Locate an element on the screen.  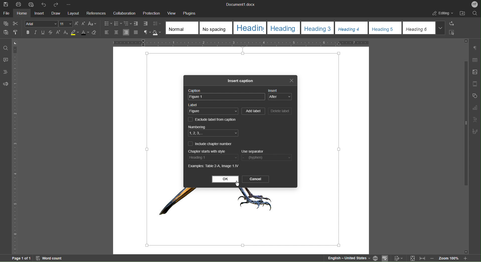
Insert is located at coordinates (273, 90).